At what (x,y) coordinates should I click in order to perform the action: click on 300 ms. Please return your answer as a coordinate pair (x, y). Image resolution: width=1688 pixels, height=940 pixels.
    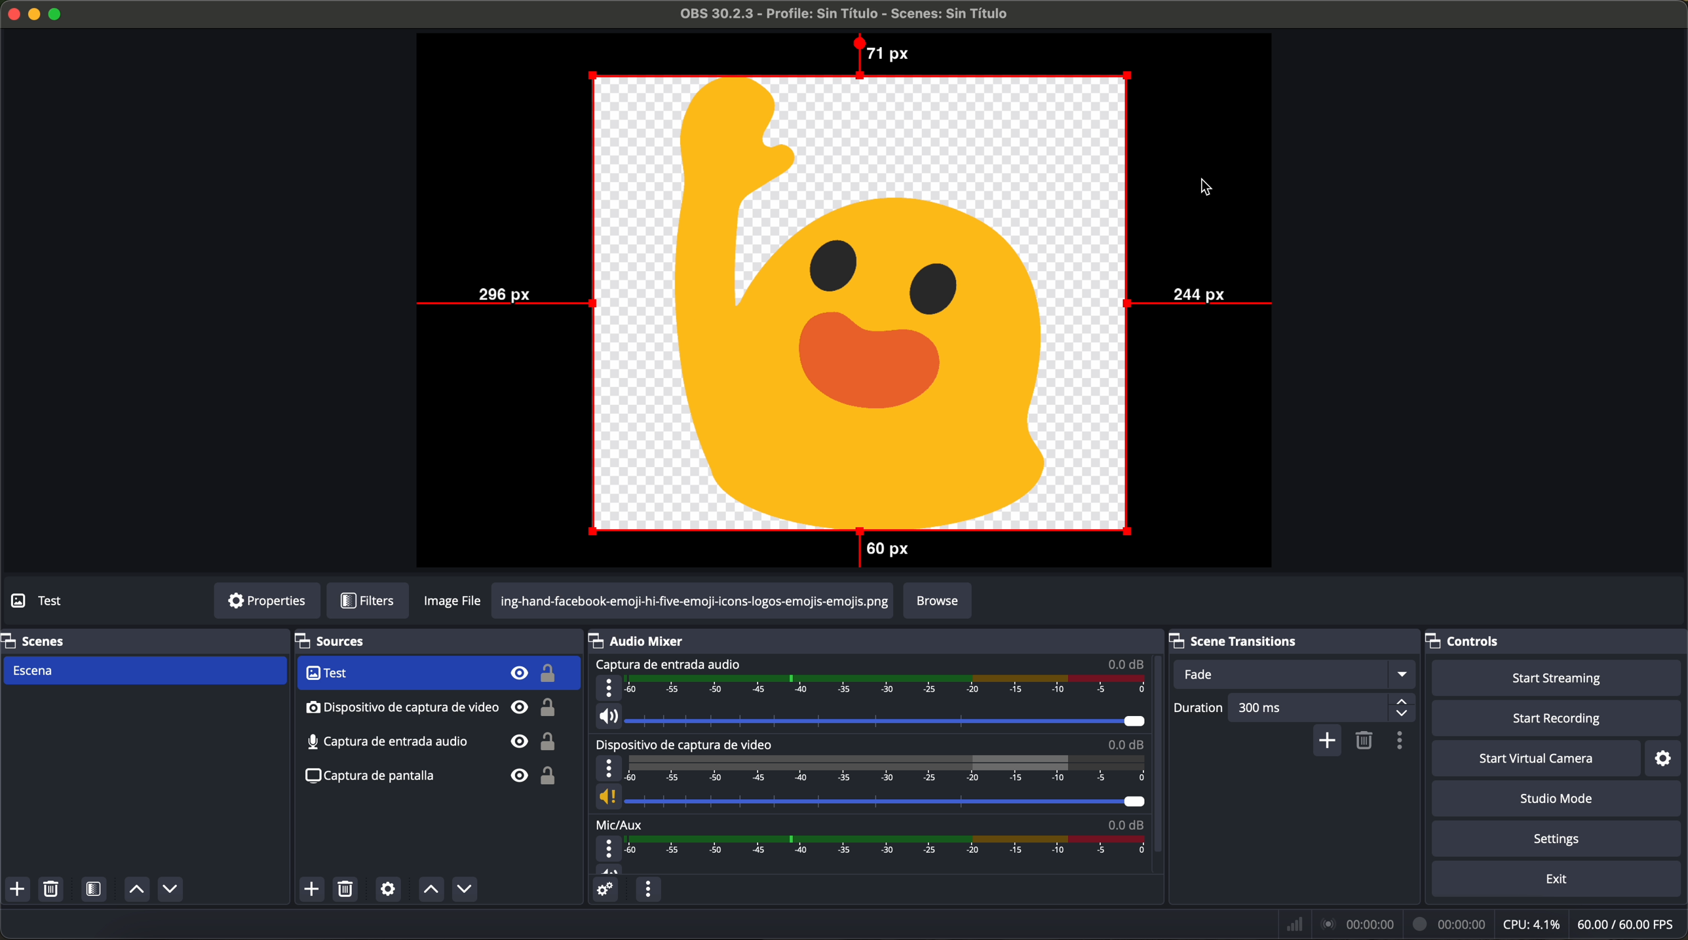
    Looking at the image, I should click on (1323, 707).